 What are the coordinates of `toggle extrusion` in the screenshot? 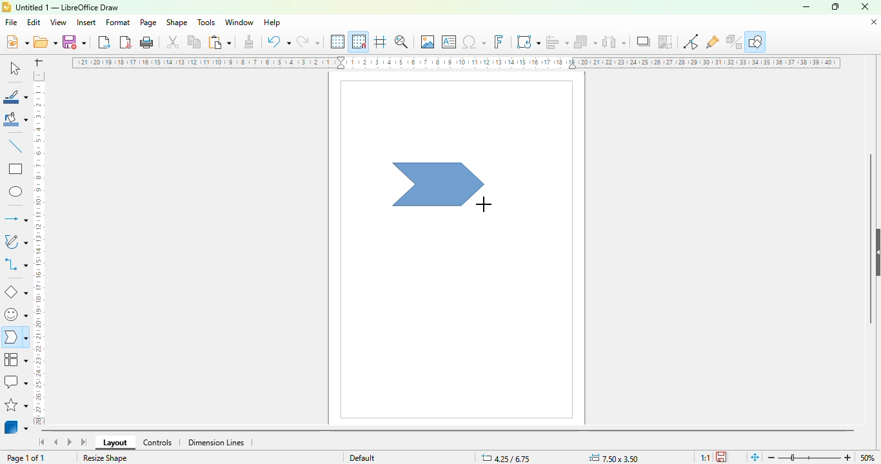 It's located at (734, 42).